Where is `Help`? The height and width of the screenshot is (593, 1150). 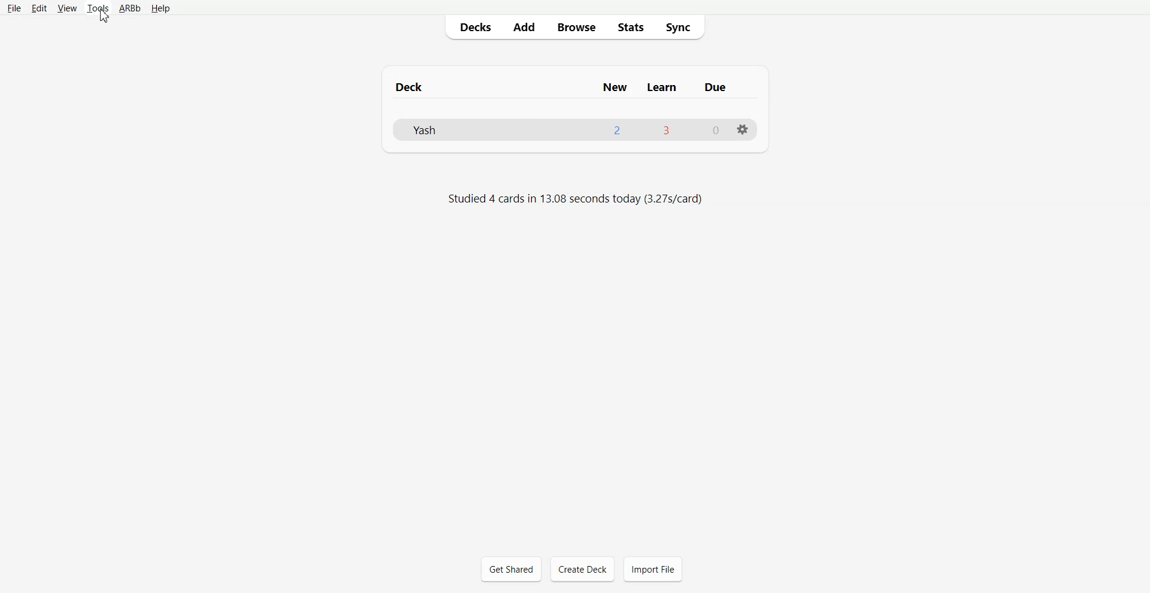
Help is located at coordinates (161, 9).